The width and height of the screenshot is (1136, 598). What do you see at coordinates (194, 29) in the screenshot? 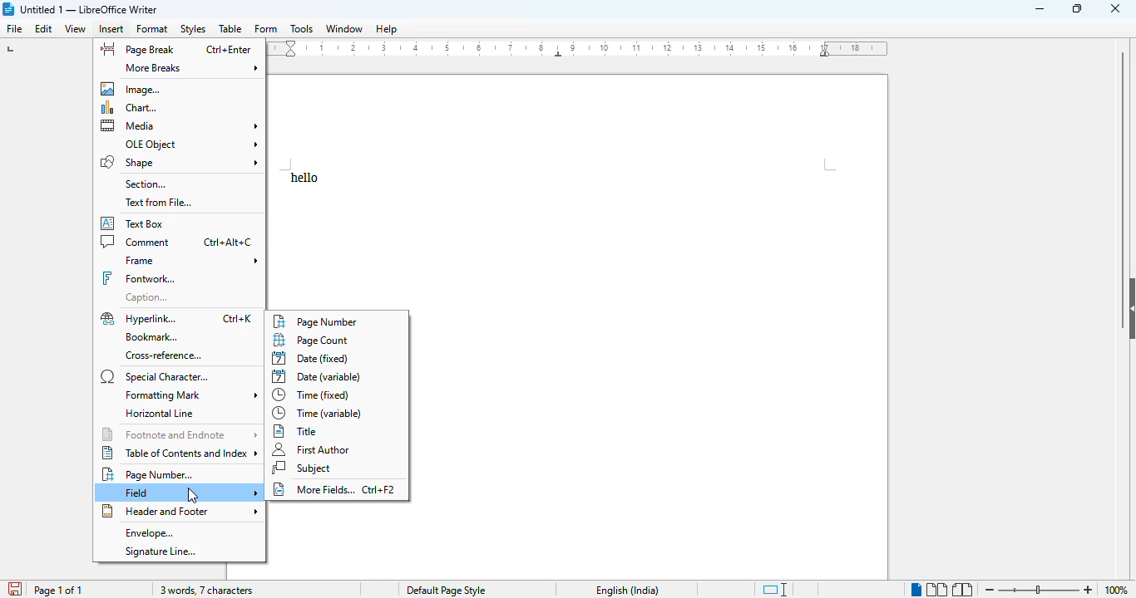
I see `styles` at bounding box center [194, 29].